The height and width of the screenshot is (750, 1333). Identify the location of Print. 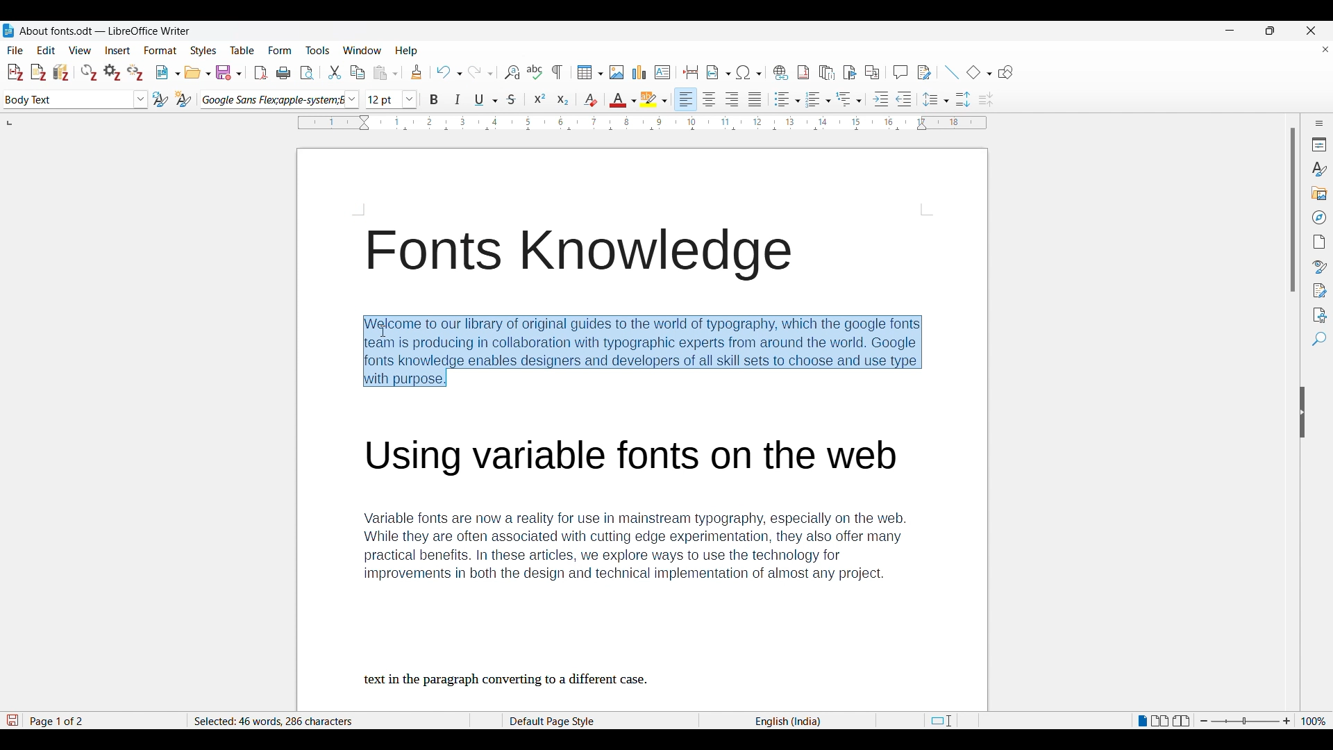
(283, 73).